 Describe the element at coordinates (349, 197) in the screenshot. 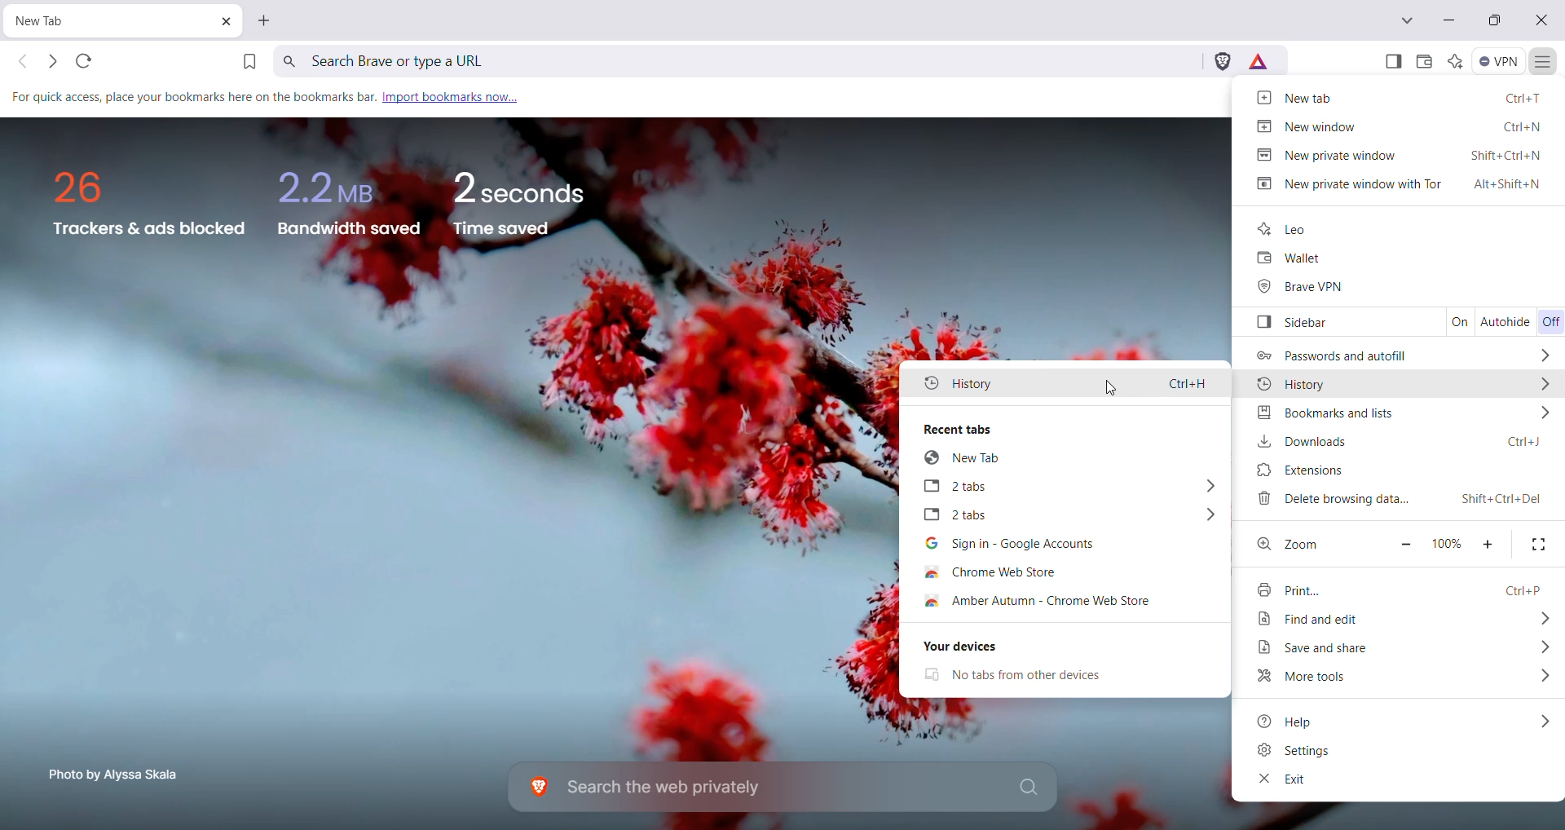

I see `2.2 MBB Bandwidth saved` at that location.